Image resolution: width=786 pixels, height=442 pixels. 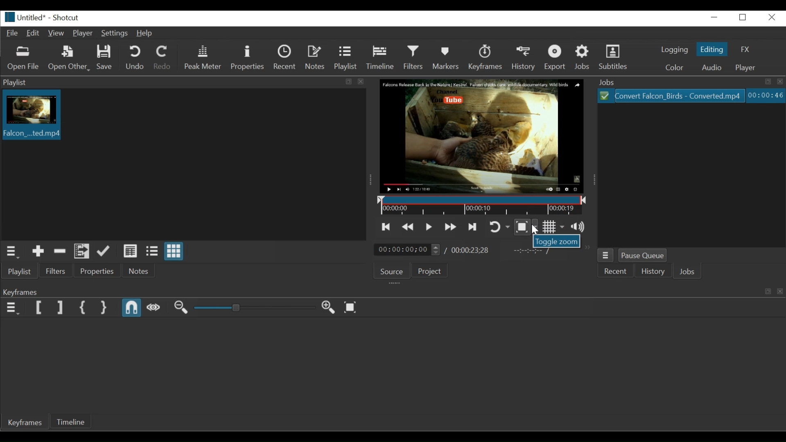 I want to click on Save, so click(x=105, y=58).